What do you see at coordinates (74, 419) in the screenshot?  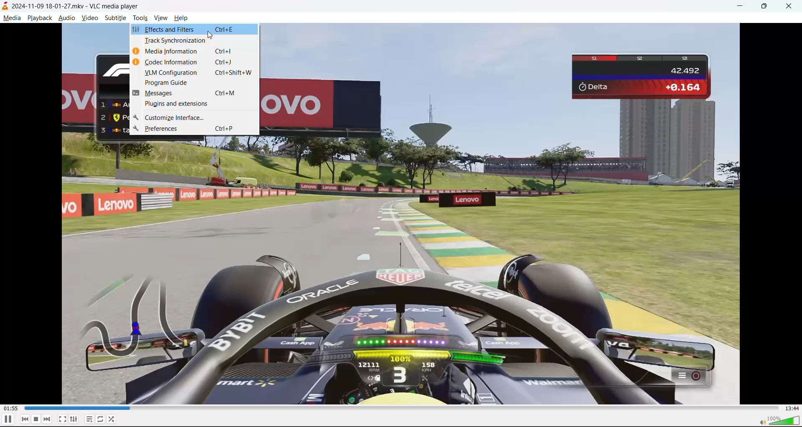 I see `settings` at bounding box center [74, 419].